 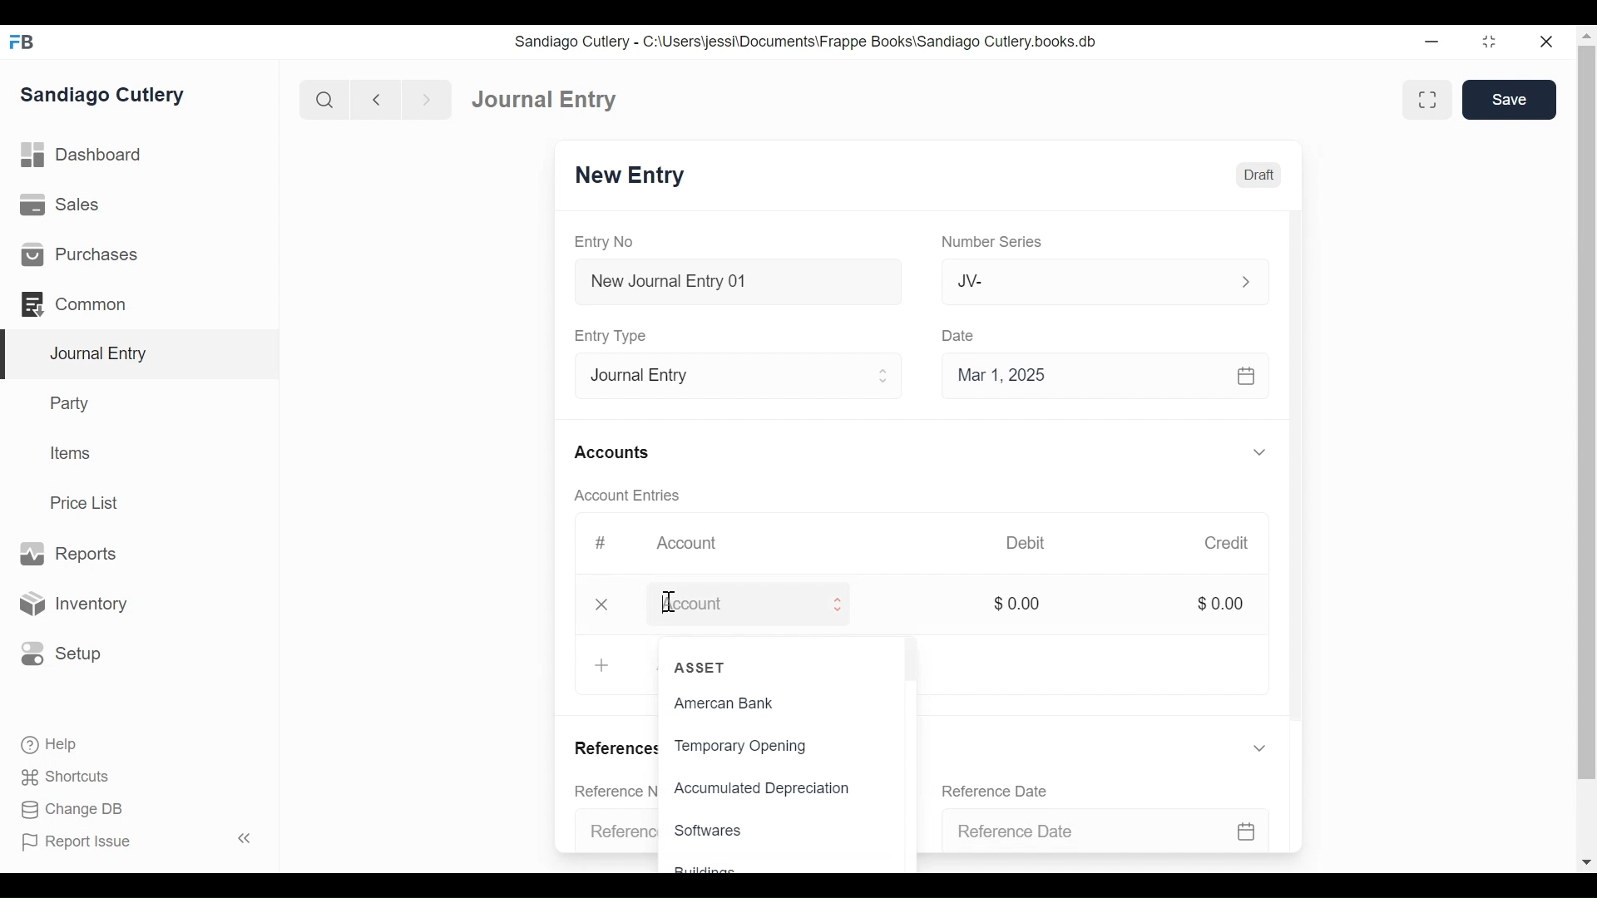 I want to click on move up, so click(x=1584, y=37).